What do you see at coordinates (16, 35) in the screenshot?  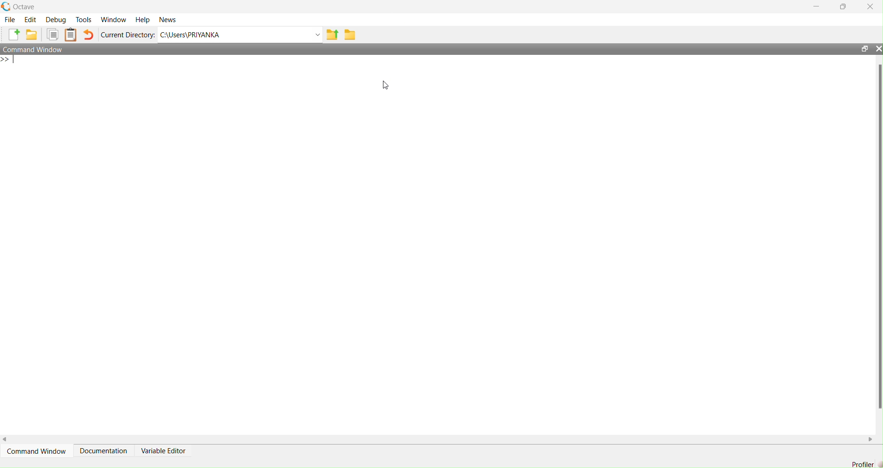 I see `add` at bounding box center [16, 35].